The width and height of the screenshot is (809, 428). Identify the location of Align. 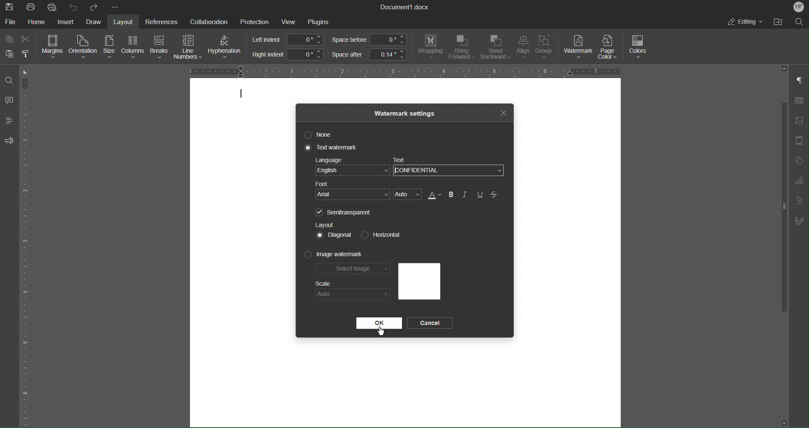
(522, 48).